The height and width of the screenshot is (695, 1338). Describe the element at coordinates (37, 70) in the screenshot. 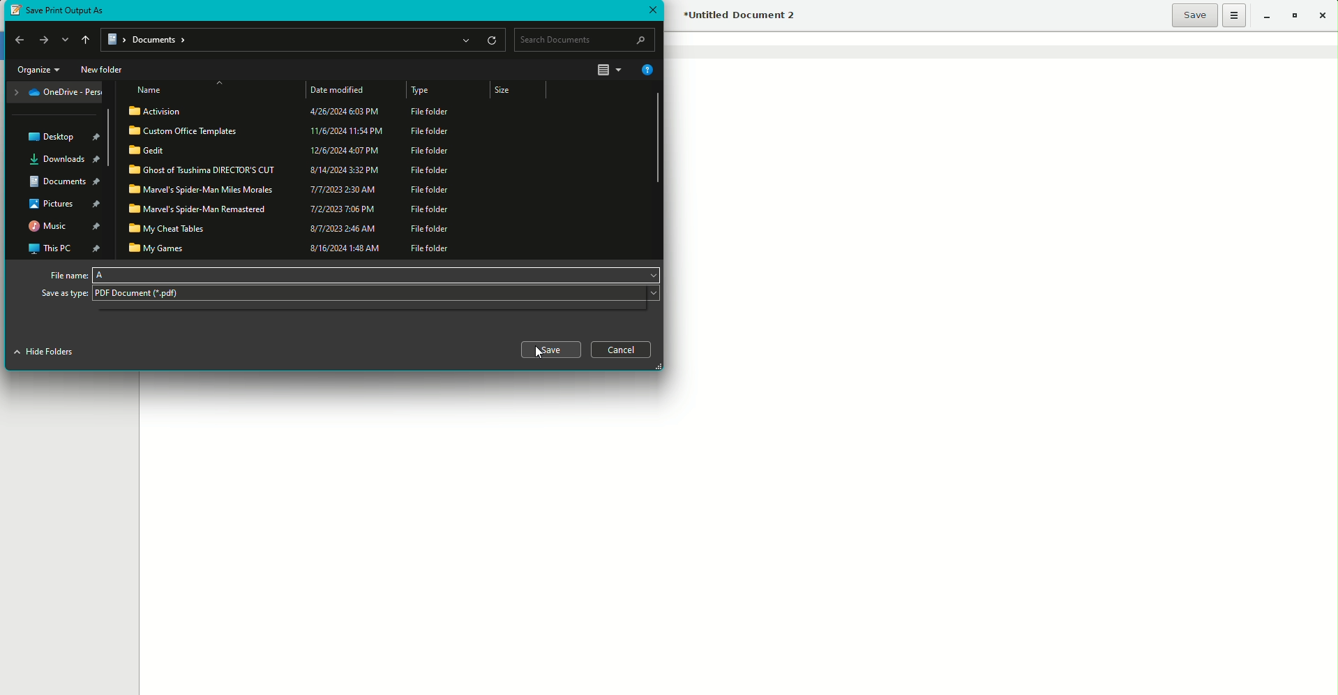

I see `Organise` at that location.